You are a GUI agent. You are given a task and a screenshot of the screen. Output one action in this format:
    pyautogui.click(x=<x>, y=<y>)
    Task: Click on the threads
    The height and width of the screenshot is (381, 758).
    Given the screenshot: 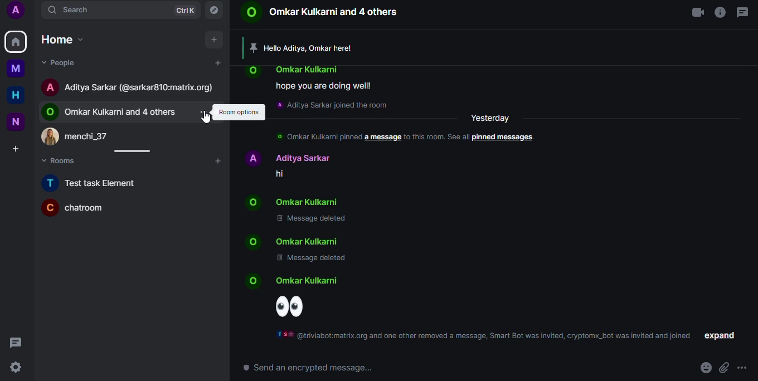 What is the action you would take?
    pyautogui.click(x=744, y=12)
    